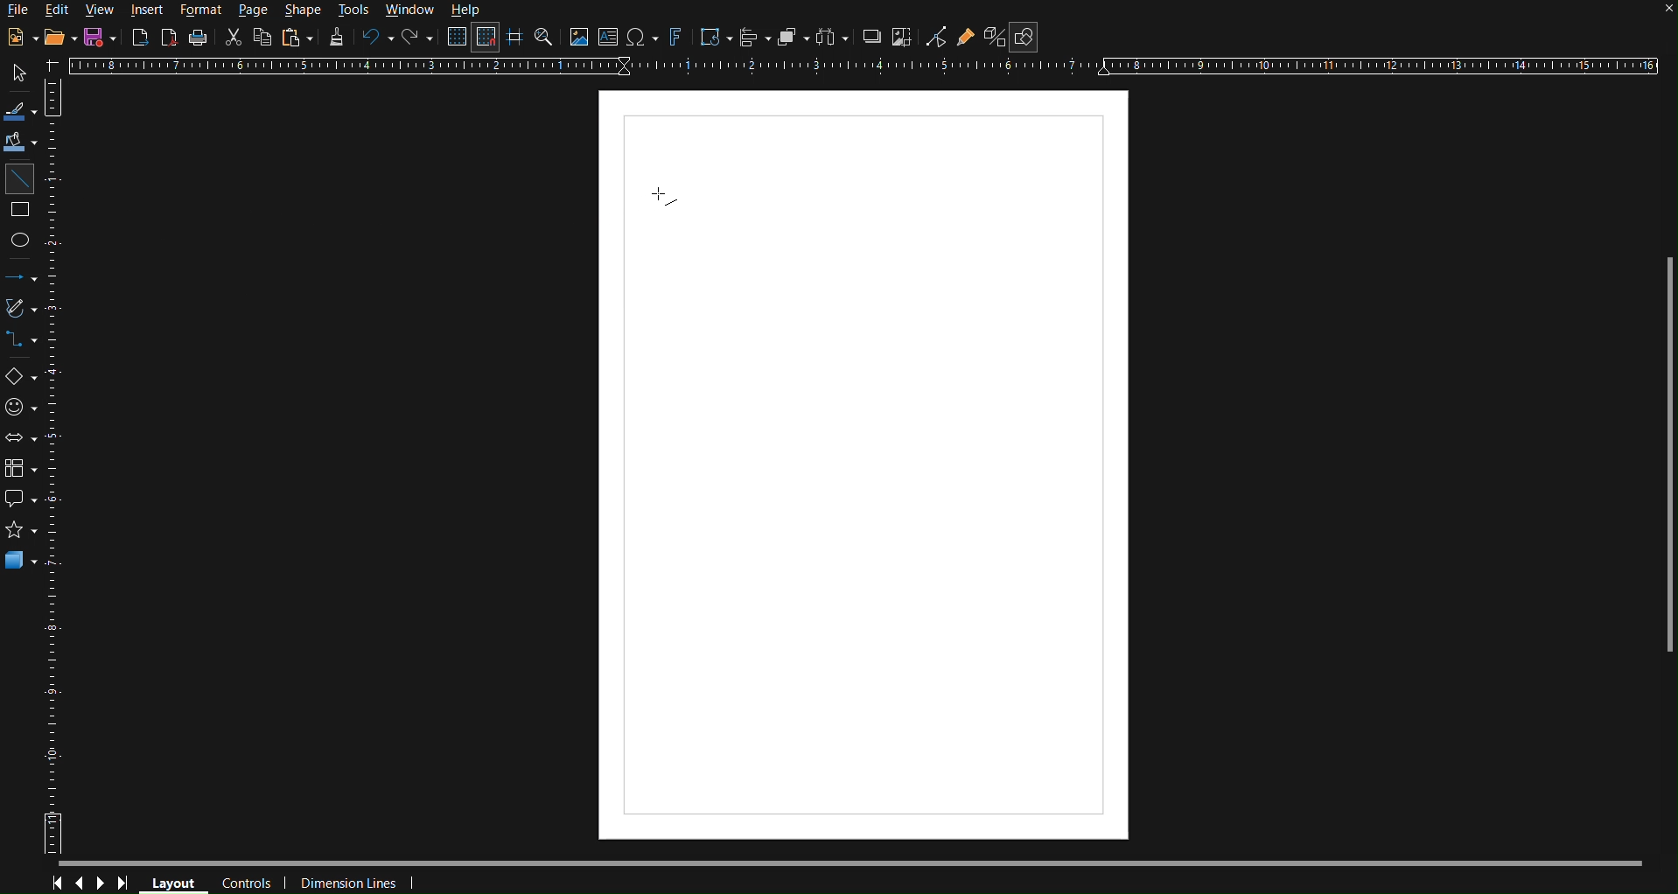 This screenshot has width=1678, height=894. What do you see at coordinates (577, 38) in the screenshot?
I see `Insert image` at bounding box center [577, 38].